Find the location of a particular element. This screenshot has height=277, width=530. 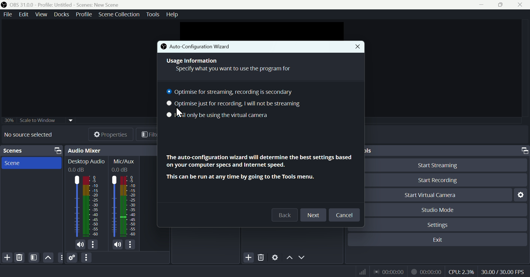

Delete is located at coordinates (261, 256).